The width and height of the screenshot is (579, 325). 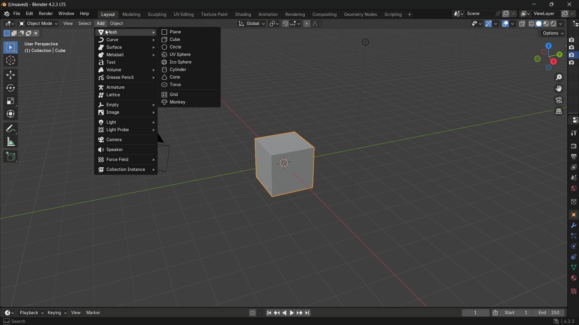 I want to click on options, so click(x=553, y=33).